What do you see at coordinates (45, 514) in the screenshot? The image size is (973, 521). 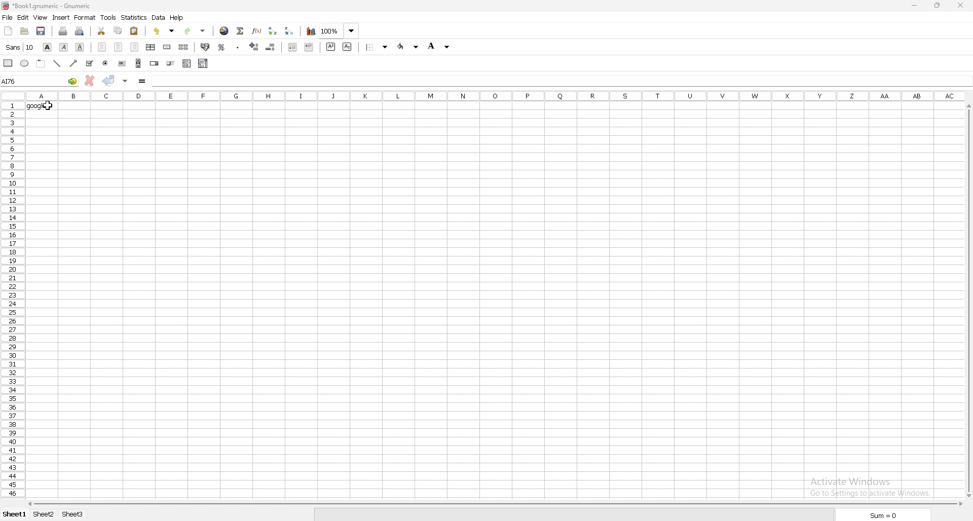 I see `sheet 2` at bounding box center [45, 514].